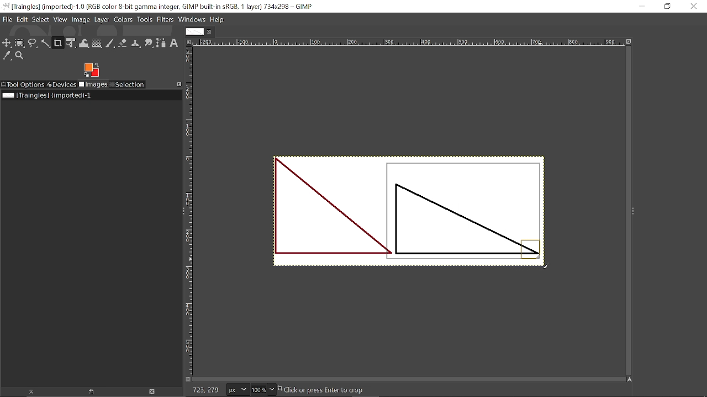 This screenshot has width=707, height=397. What do you see at coordinates (7, 56) in the screenshot?
I see `Color picker tool` at bounding box center [7, 56].